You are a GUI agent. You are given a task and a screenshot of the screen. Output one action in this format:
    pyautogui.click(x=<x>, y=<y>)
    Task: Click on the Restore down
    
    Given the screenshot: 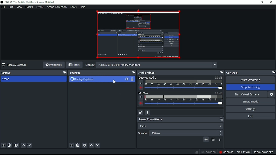 What is the action you would take?
    pyautogui.click(x=262, y=2)
    